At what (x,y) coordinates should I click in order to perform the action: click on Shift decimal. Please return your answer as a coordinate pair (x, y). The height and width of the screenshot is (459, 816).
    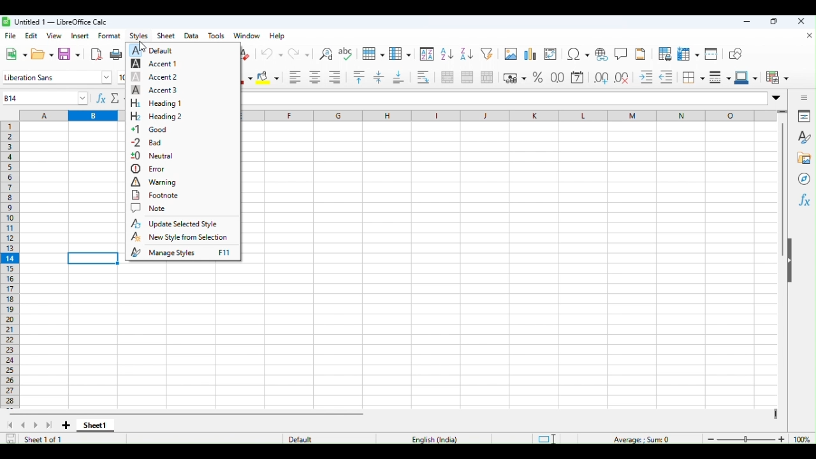
    Looking at the image, I should click on (599, 76).